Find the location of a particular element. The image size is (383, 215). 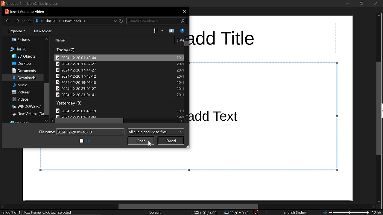

file name is located at coordinates (46, 132).